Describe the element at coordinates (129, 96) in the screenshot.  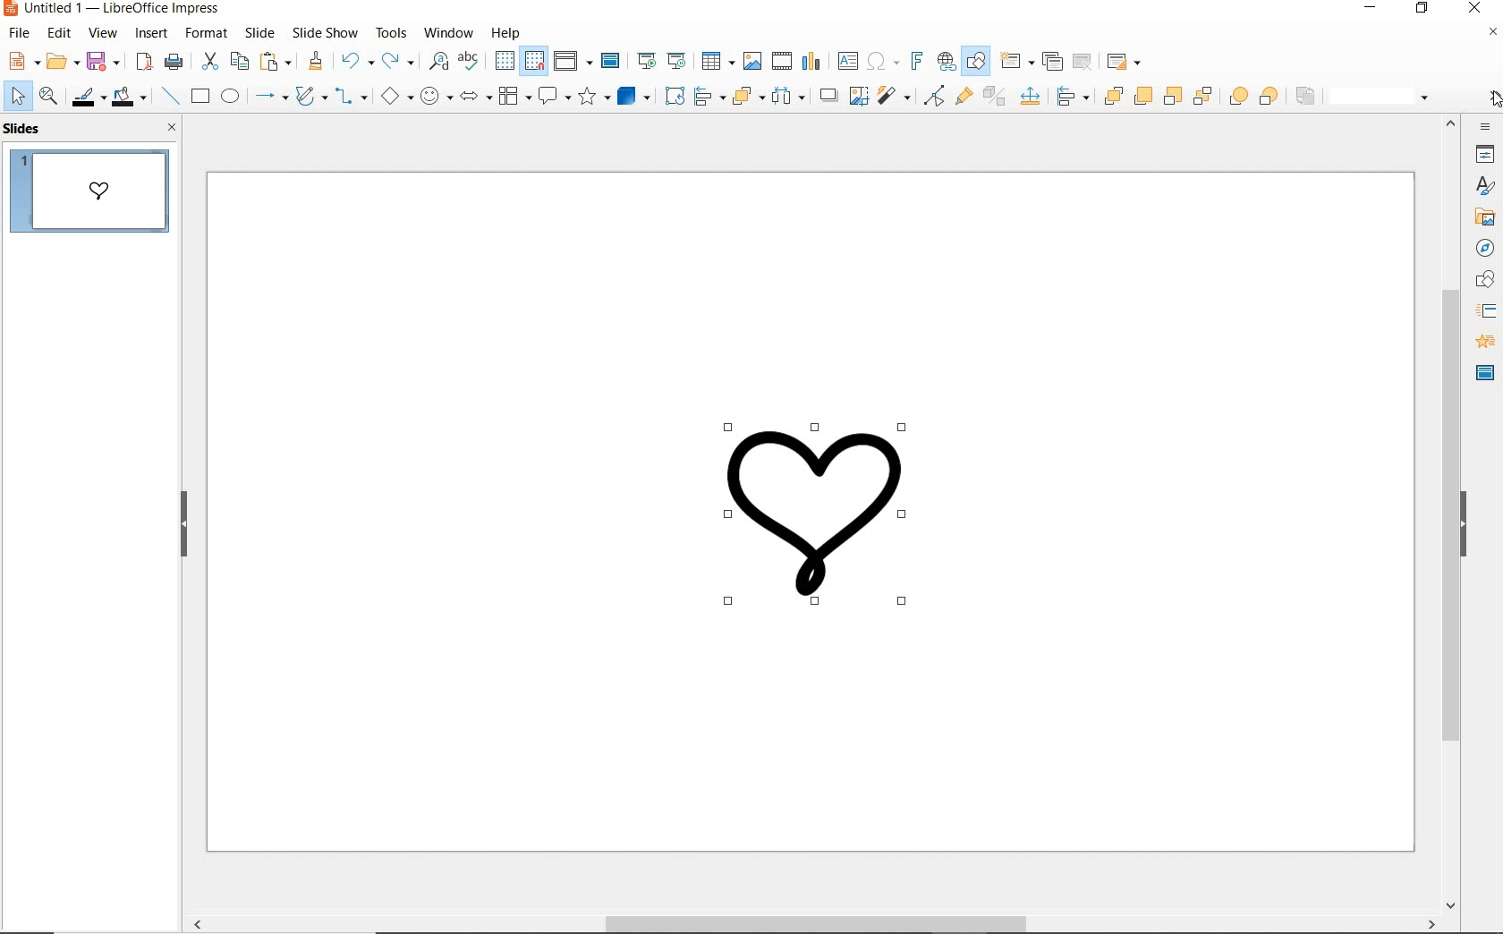
I see `fill color` at that location.